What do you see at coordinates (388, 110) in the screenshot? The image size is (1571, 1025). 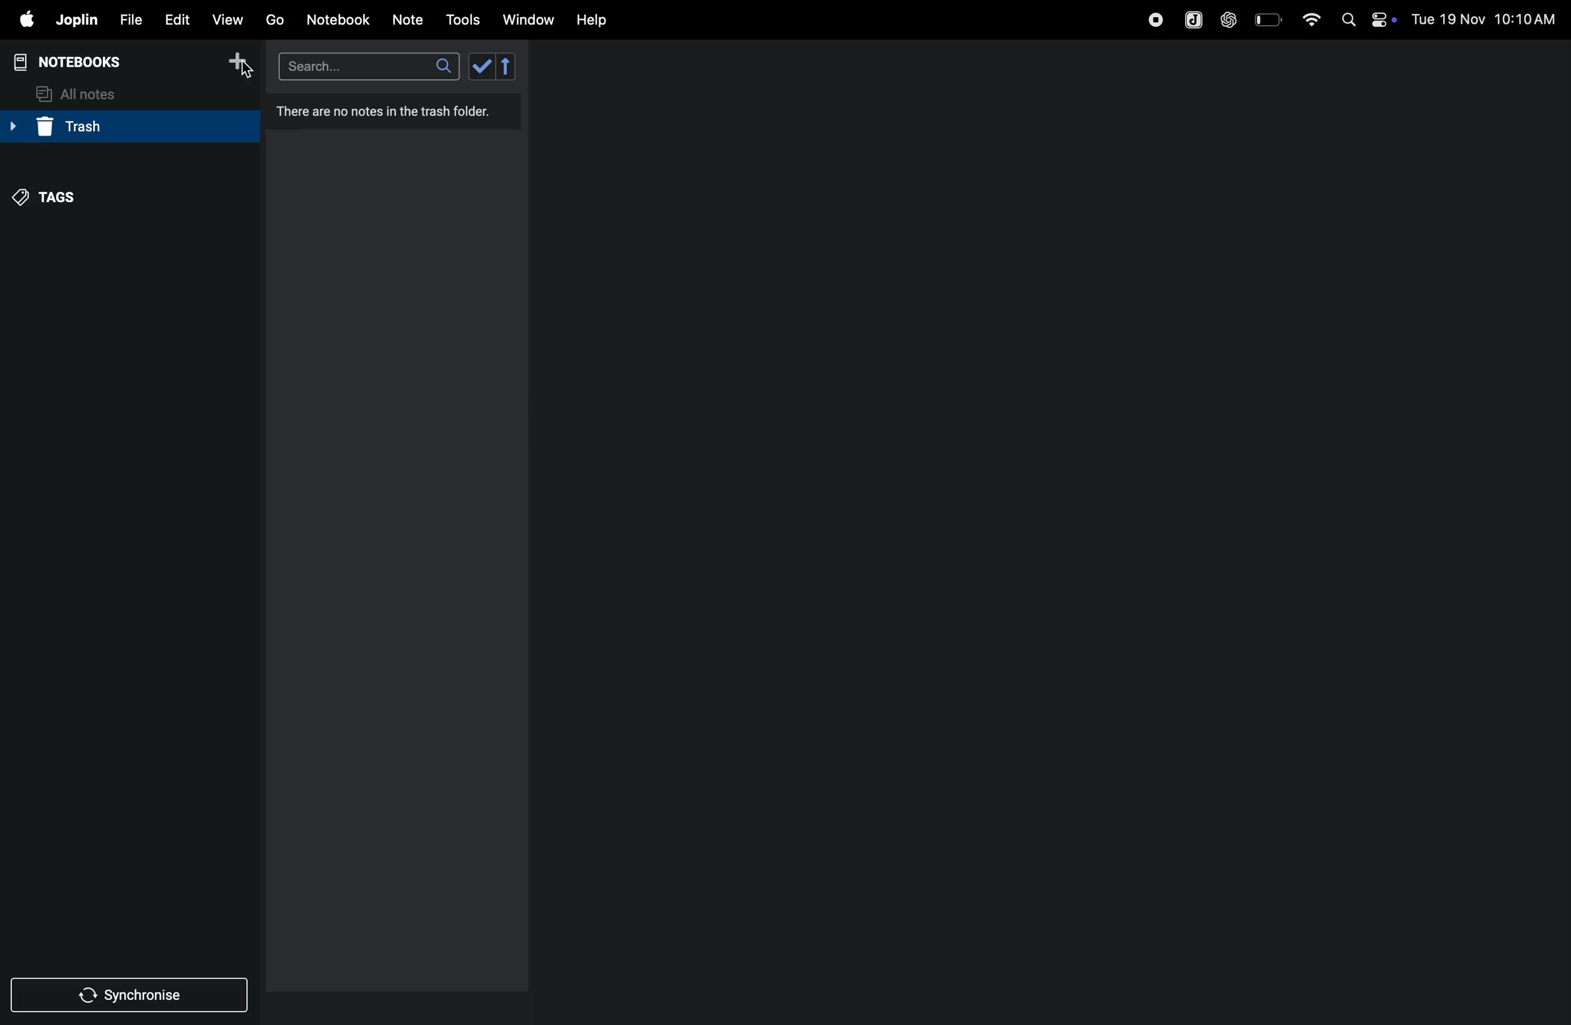 I see `there is no notes in trash folder` at bounding box center [388, 110].